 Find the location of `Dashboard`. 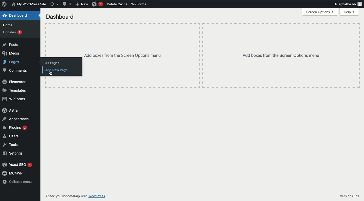

Dashboard is located at coordinates (17, 16).